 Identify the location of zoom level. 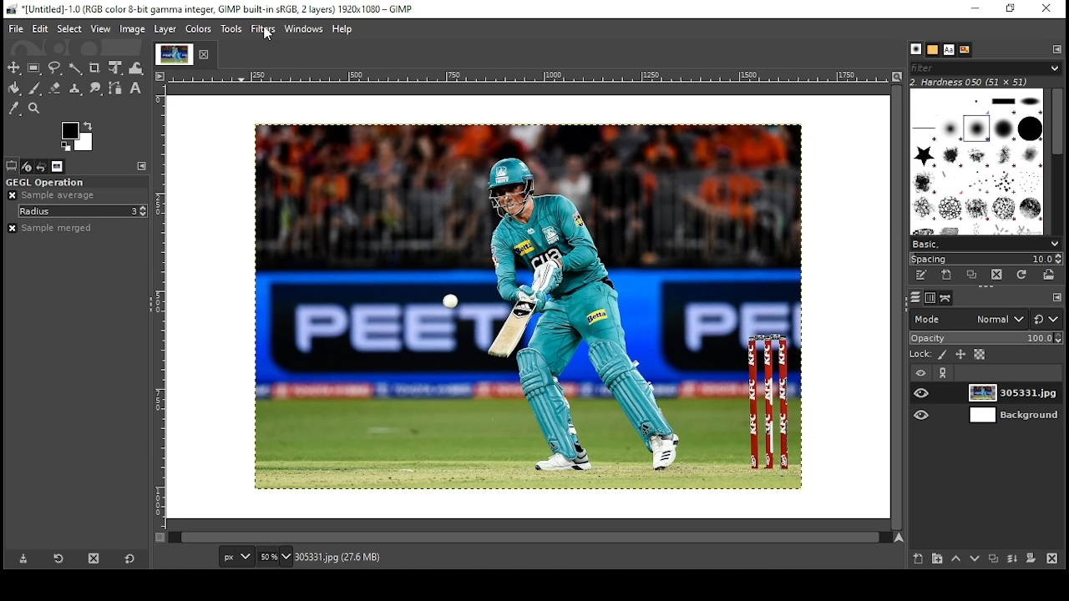
(276, 557).